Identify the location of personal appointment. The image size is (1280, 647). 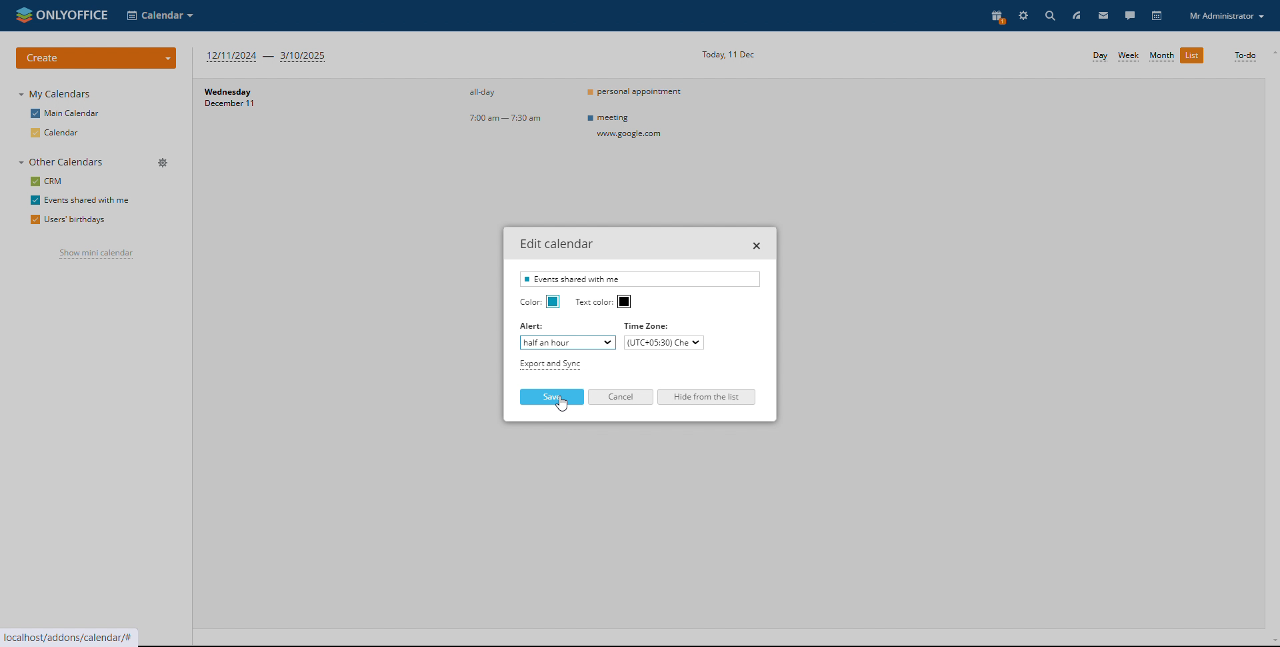
(637, 91).